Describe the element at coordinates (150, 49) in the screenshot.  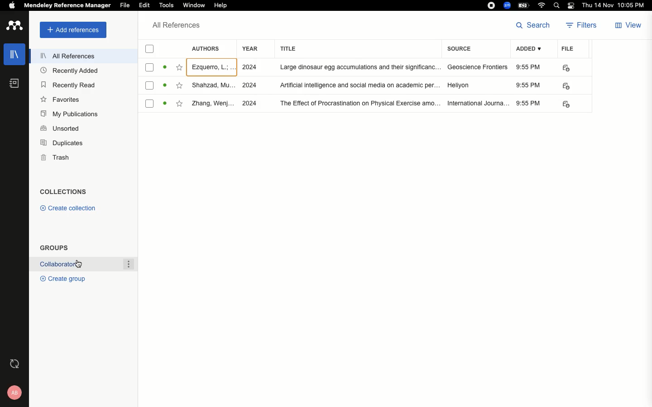
I see `Checkbox` at that location.